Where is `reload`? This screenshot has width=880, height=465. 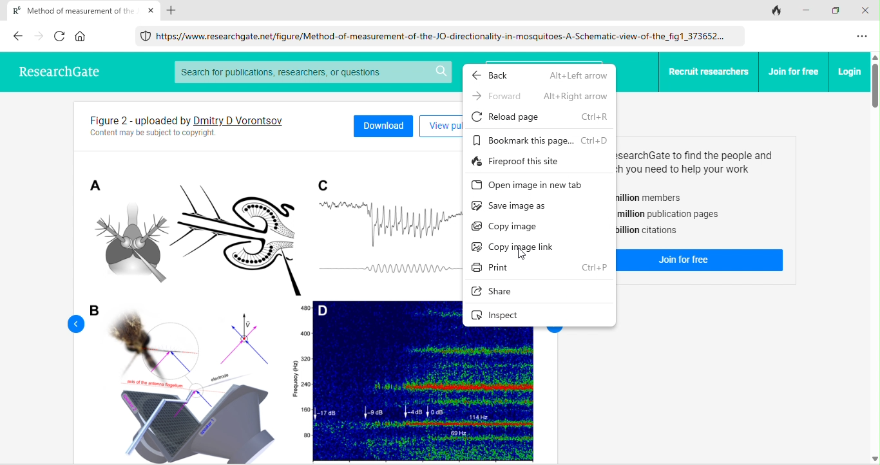
reload is located at coordinates (61, 35).